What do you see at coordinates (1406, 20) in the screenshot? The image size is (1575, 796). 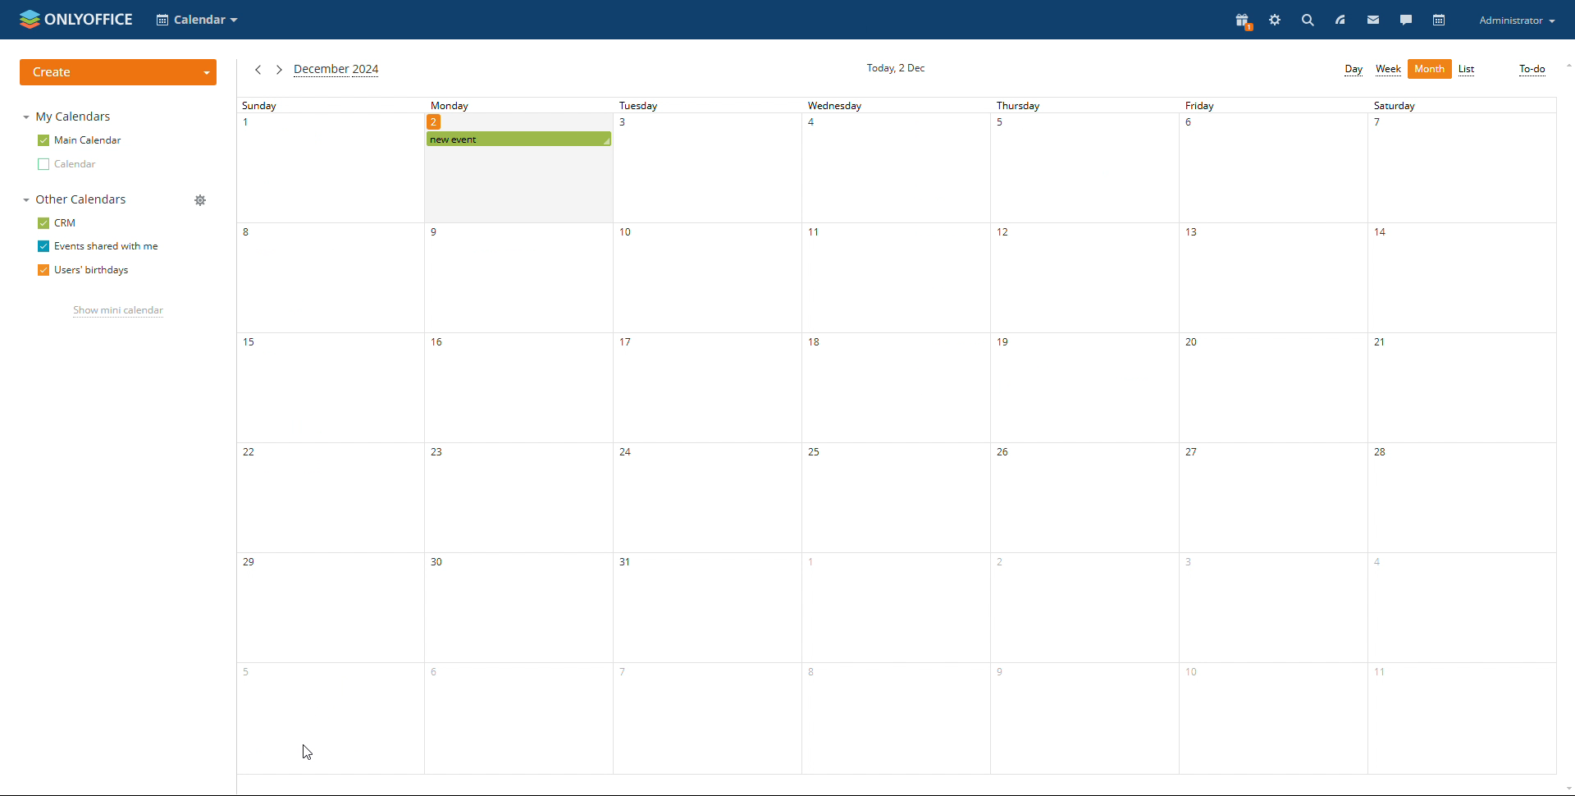 I see `chat` at bounding box center [1406, 20].